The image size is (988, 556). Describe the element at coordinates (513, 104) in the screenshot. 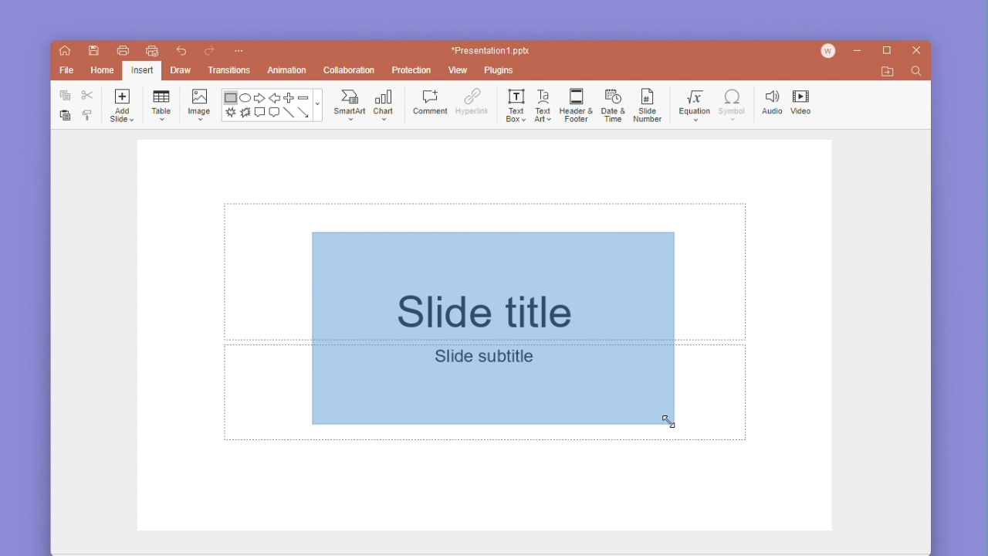

I see `text box` at that location.